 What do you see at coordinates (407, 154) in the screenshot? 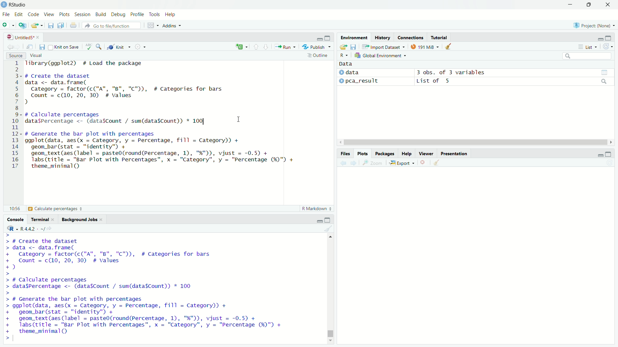
I see `help` at bounding box center [407, 154].